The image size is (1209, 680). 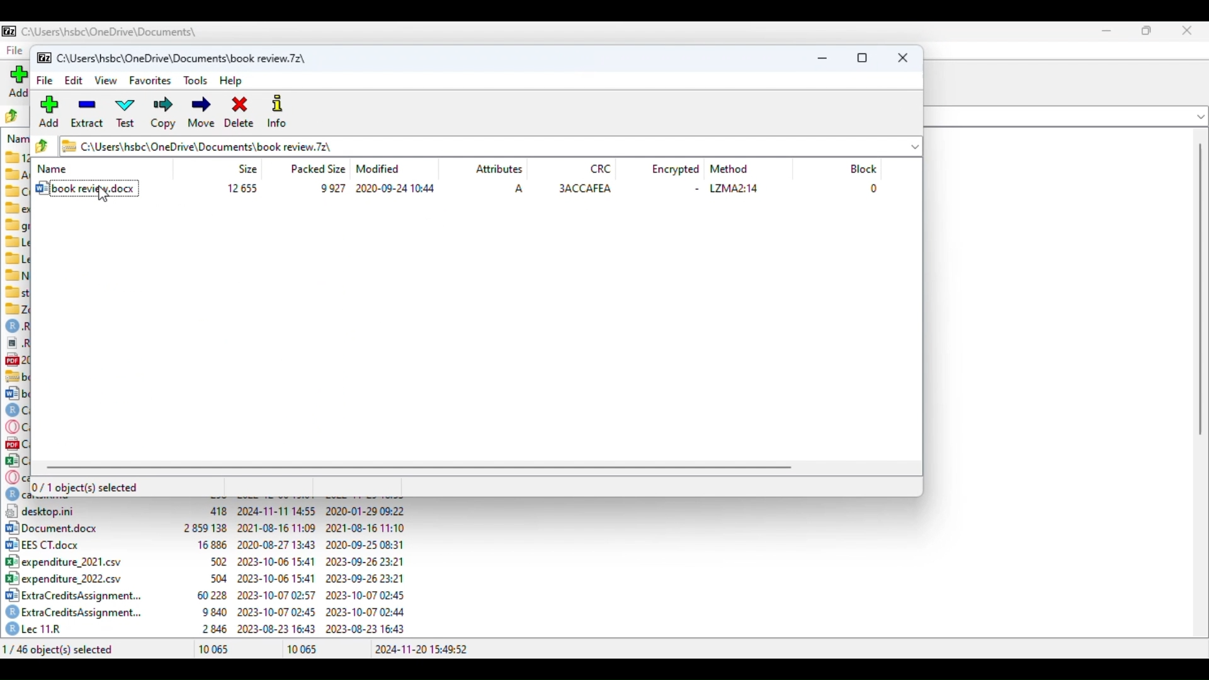 What do you see at coordinates (491, 145) in the screenshot?
I see `current folder` at bounding box center [491, 145].